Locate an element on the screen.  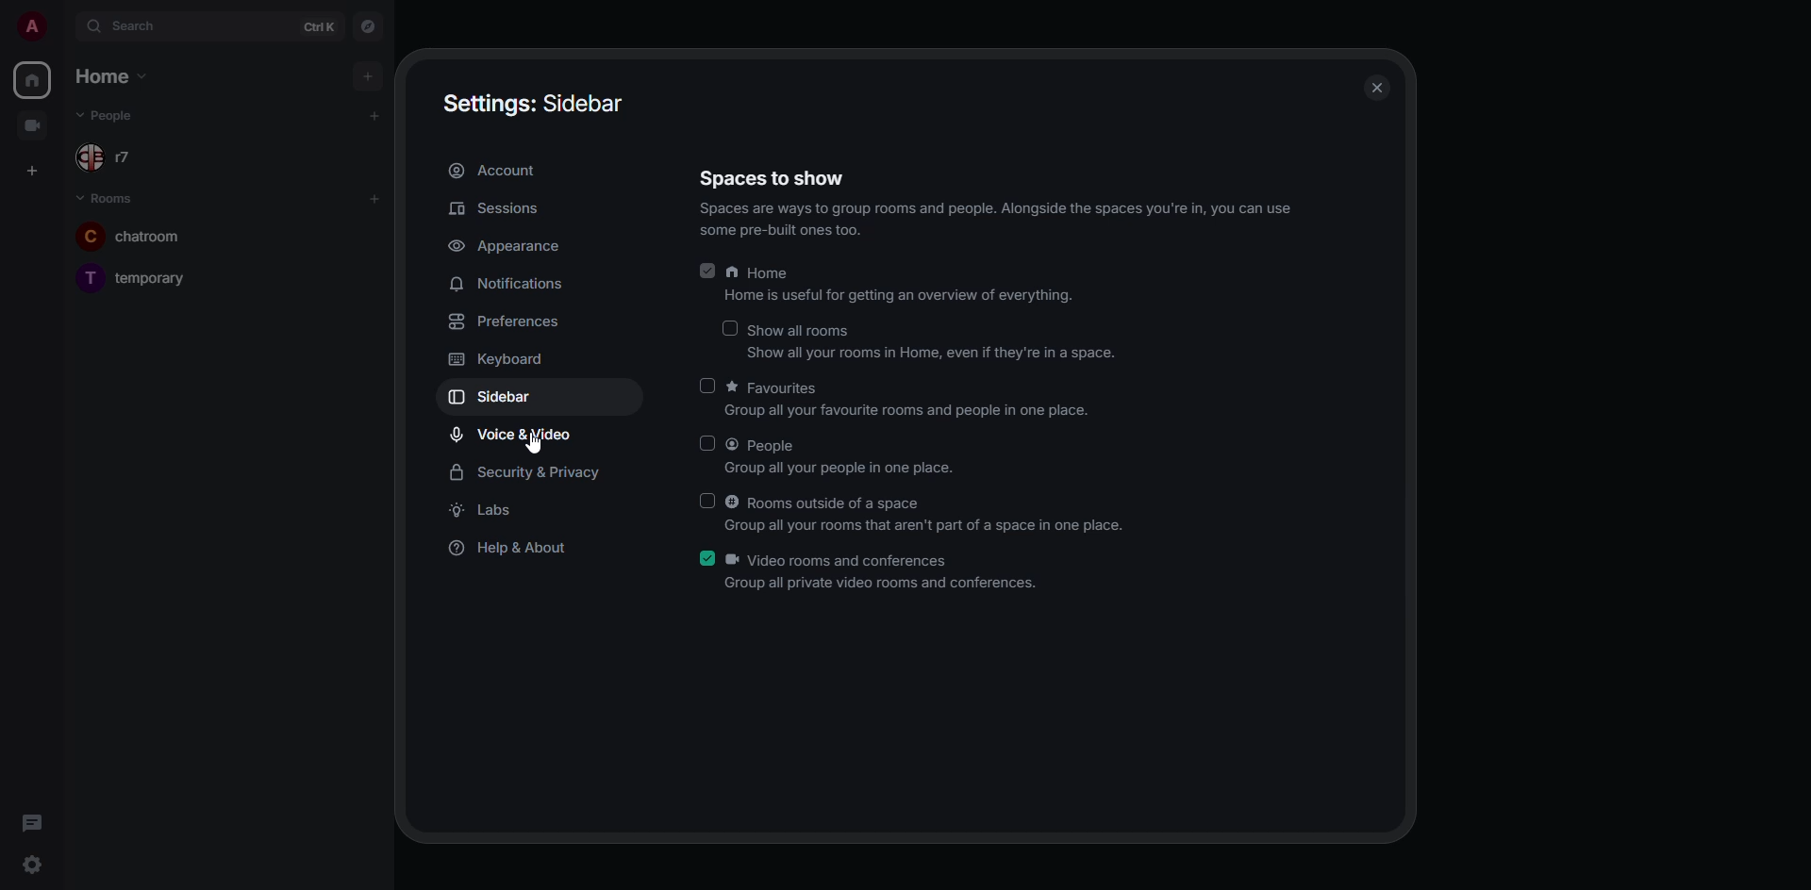
profile is located at coordinates (32, 27).